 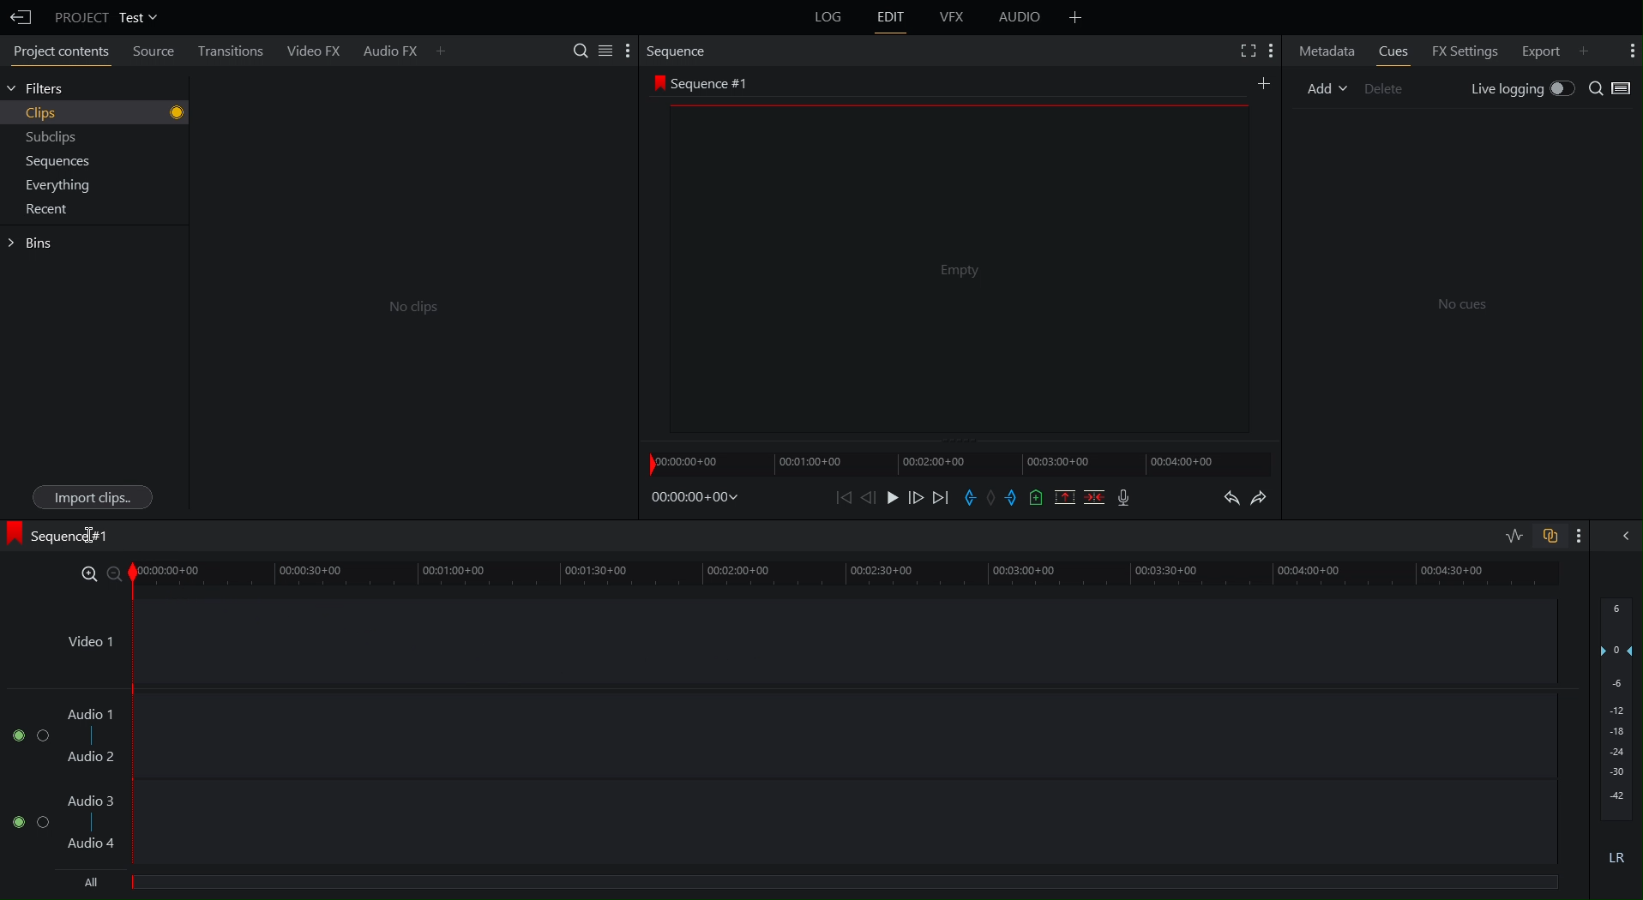 What do you see at coordinates (678, 50) in the screenshot?
I see `Sequence` at bounding box center [678, 50].